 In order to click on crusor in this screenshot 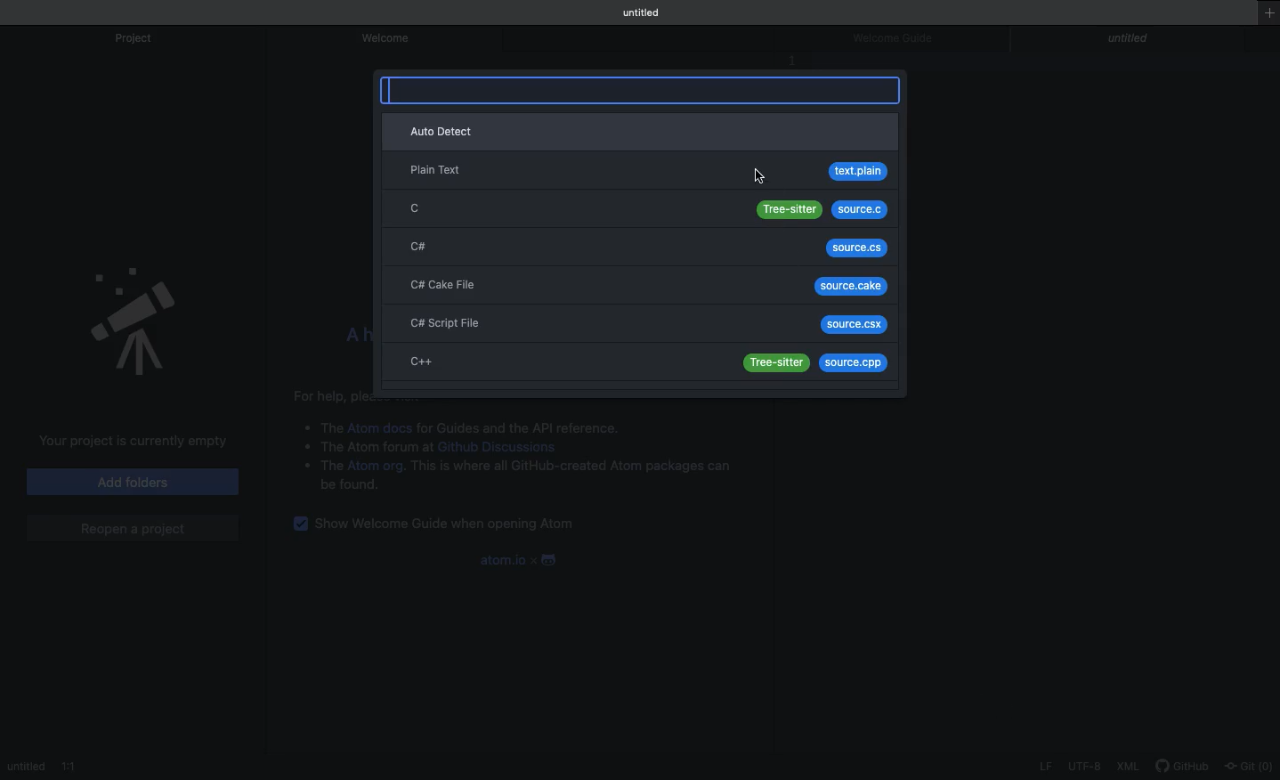, I will do `click(761, 175)`.